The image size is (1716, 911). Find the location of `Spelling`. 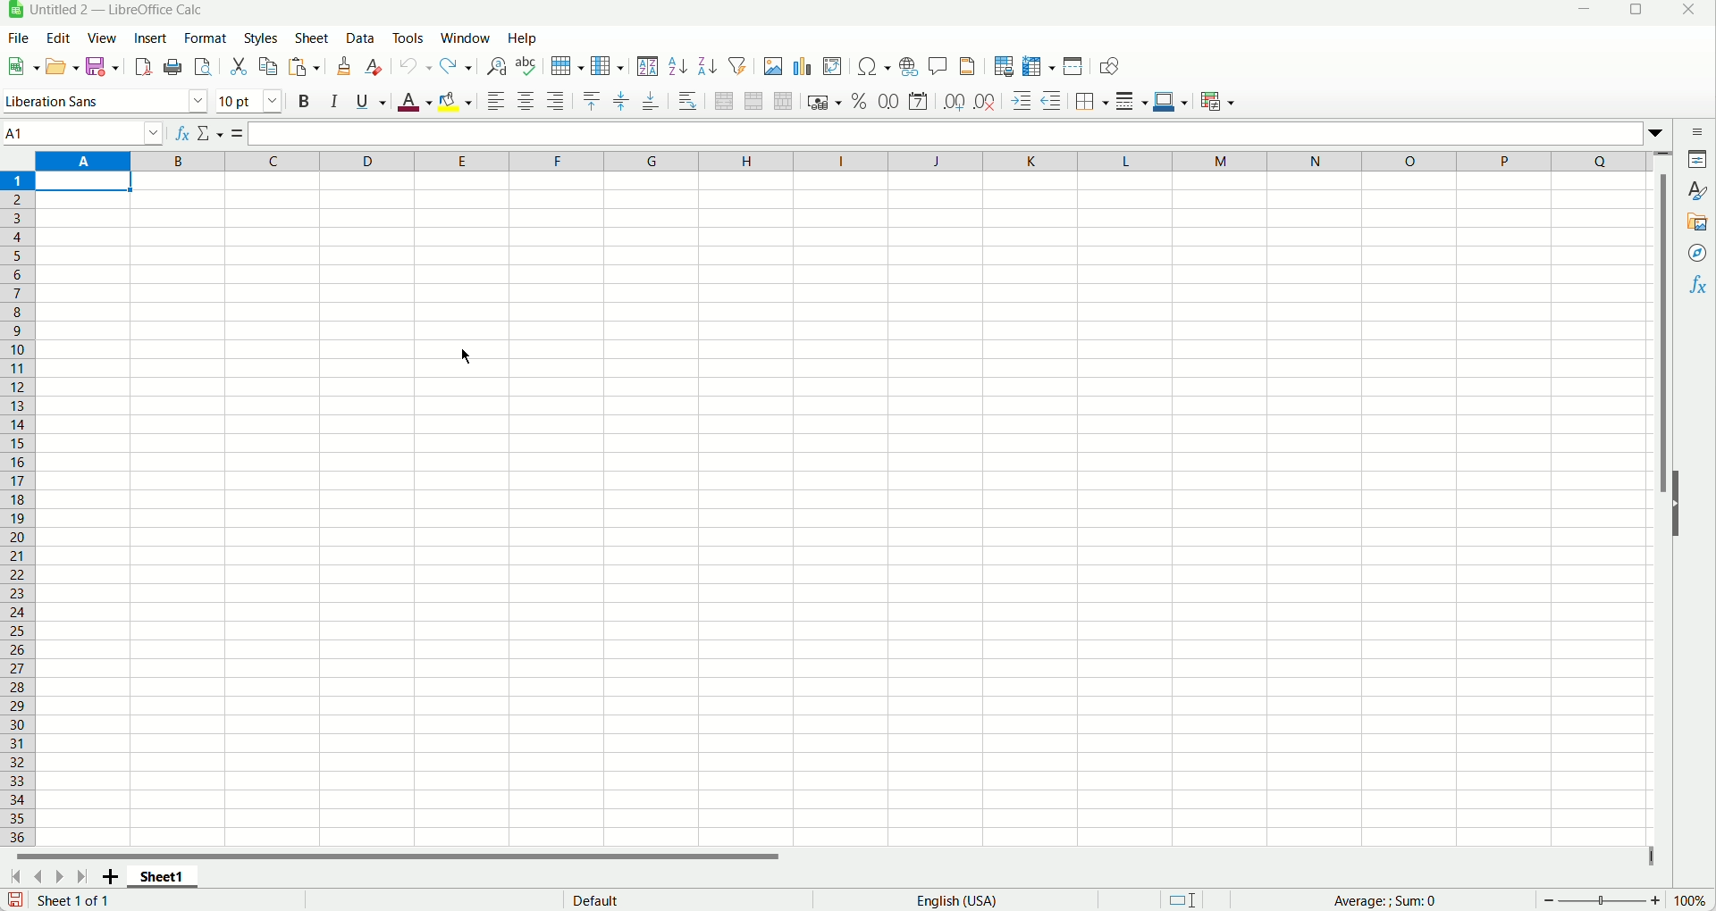

Spelling is located at coordinates (527, 66).